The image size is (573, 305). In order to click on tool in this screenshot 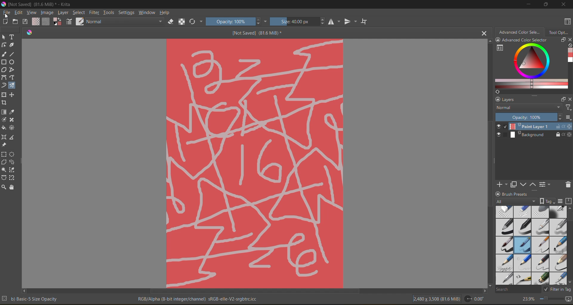, I will do `click(13, 137)`.